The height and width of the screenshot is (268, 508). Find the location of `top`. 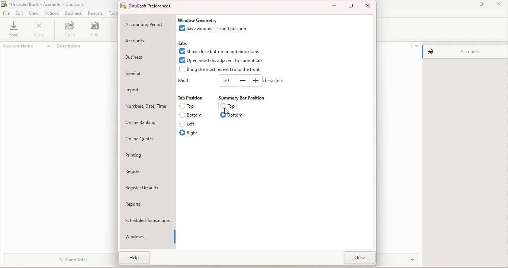

top is located at coordinates (192, 106).